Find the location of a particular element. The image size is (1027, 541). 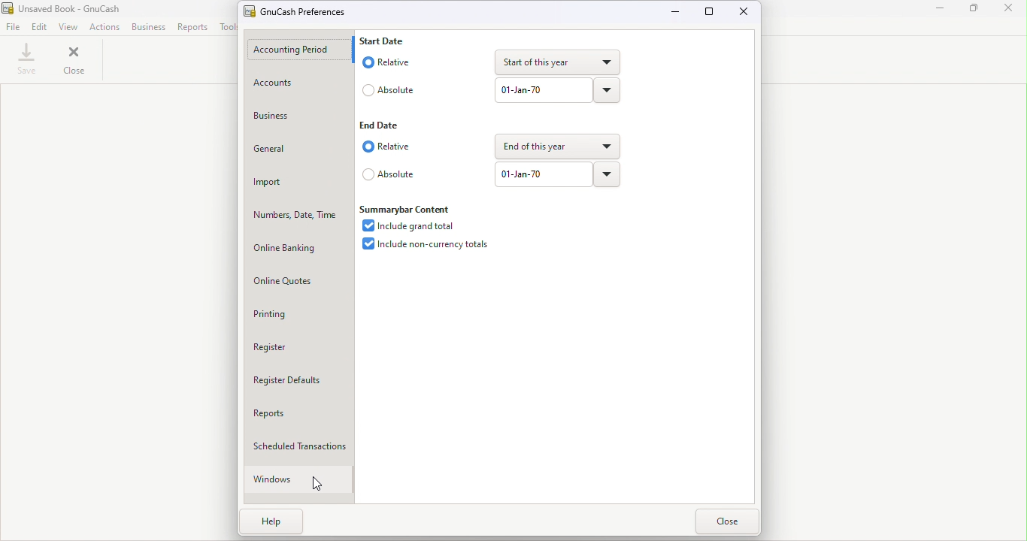

Register defaults is located at coordinates (301, 379).